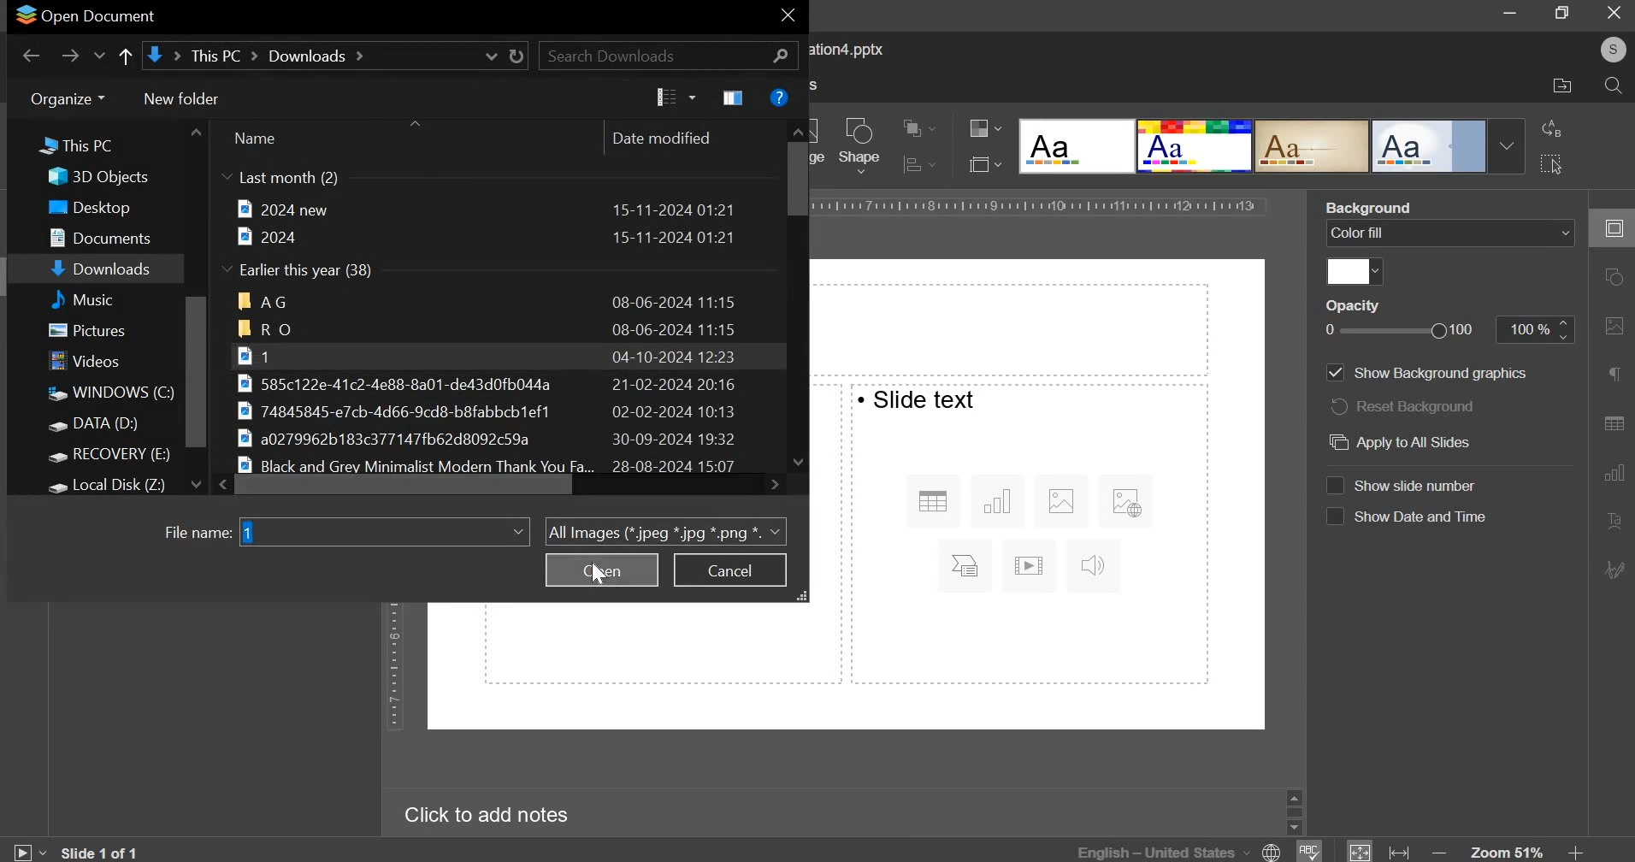 Image resolution: width=1635 pixels, height=862 pixels. Describe the element at coordinates (1443, 852) in the screenshot. I see `decrease zoom` at that location.